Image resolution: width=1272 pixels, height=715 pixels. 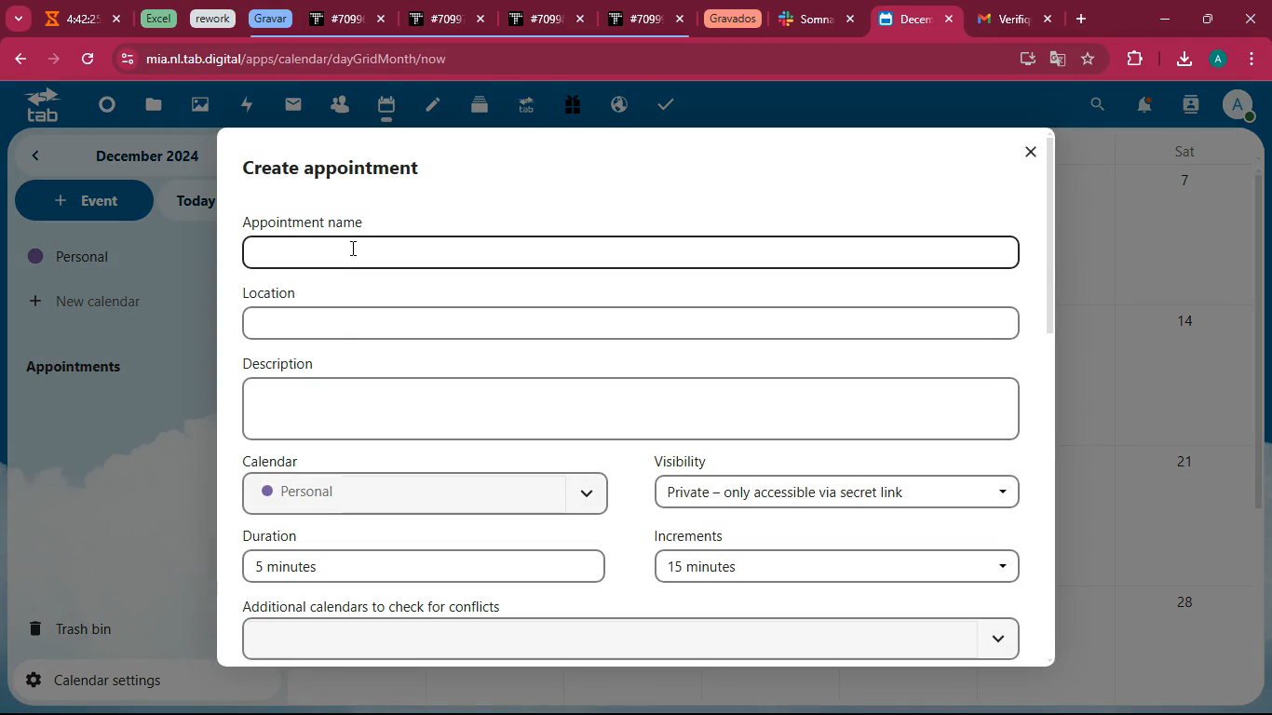 I want to click on mail, so click(x=293, y=105).